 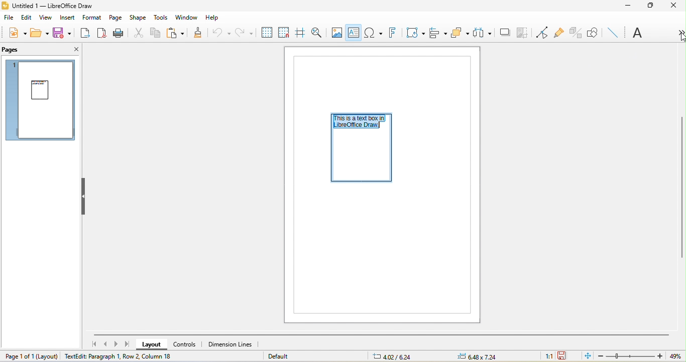 What do you see at coordinates (92, 19) in the screenshot?
I see `format` at bounding box center [92, 19].